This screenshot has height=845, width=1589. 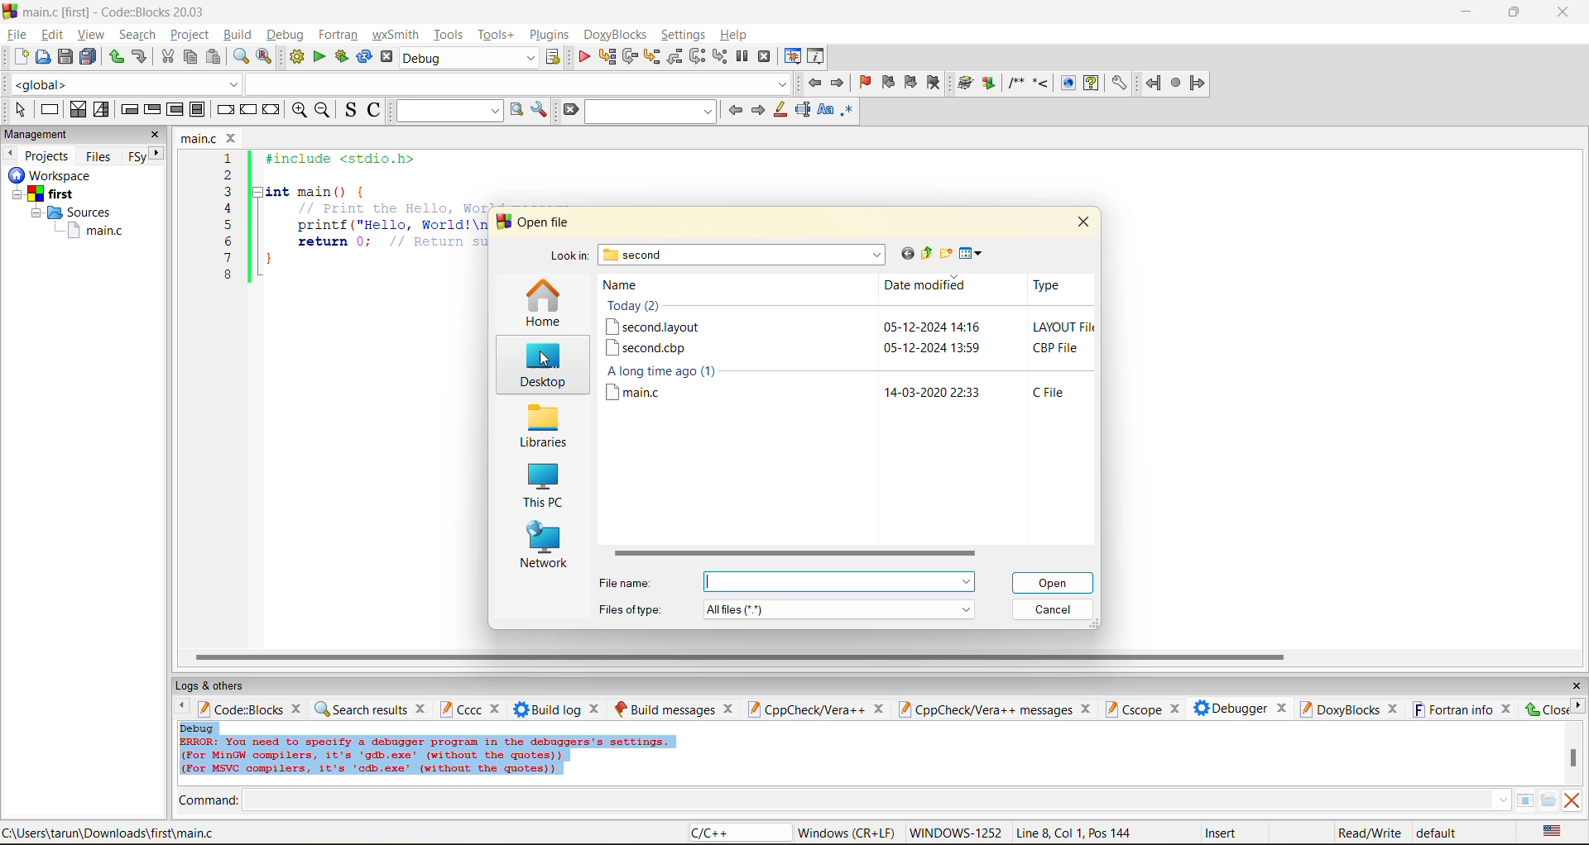 What do you see at coordinates (240, 56) in the screenshot?
I see `find` at bounding box center [240, 56].